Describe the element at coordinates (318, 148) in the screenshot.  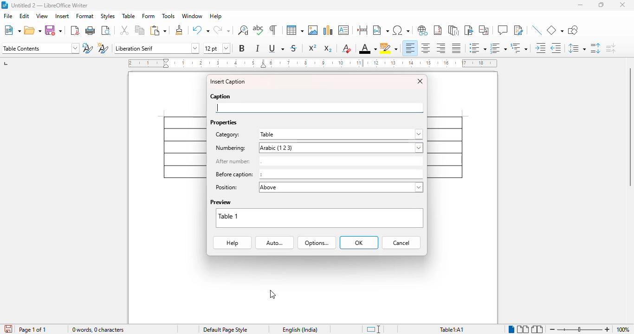
I see `numbering: arabic (1, 2, 3)` at that location.